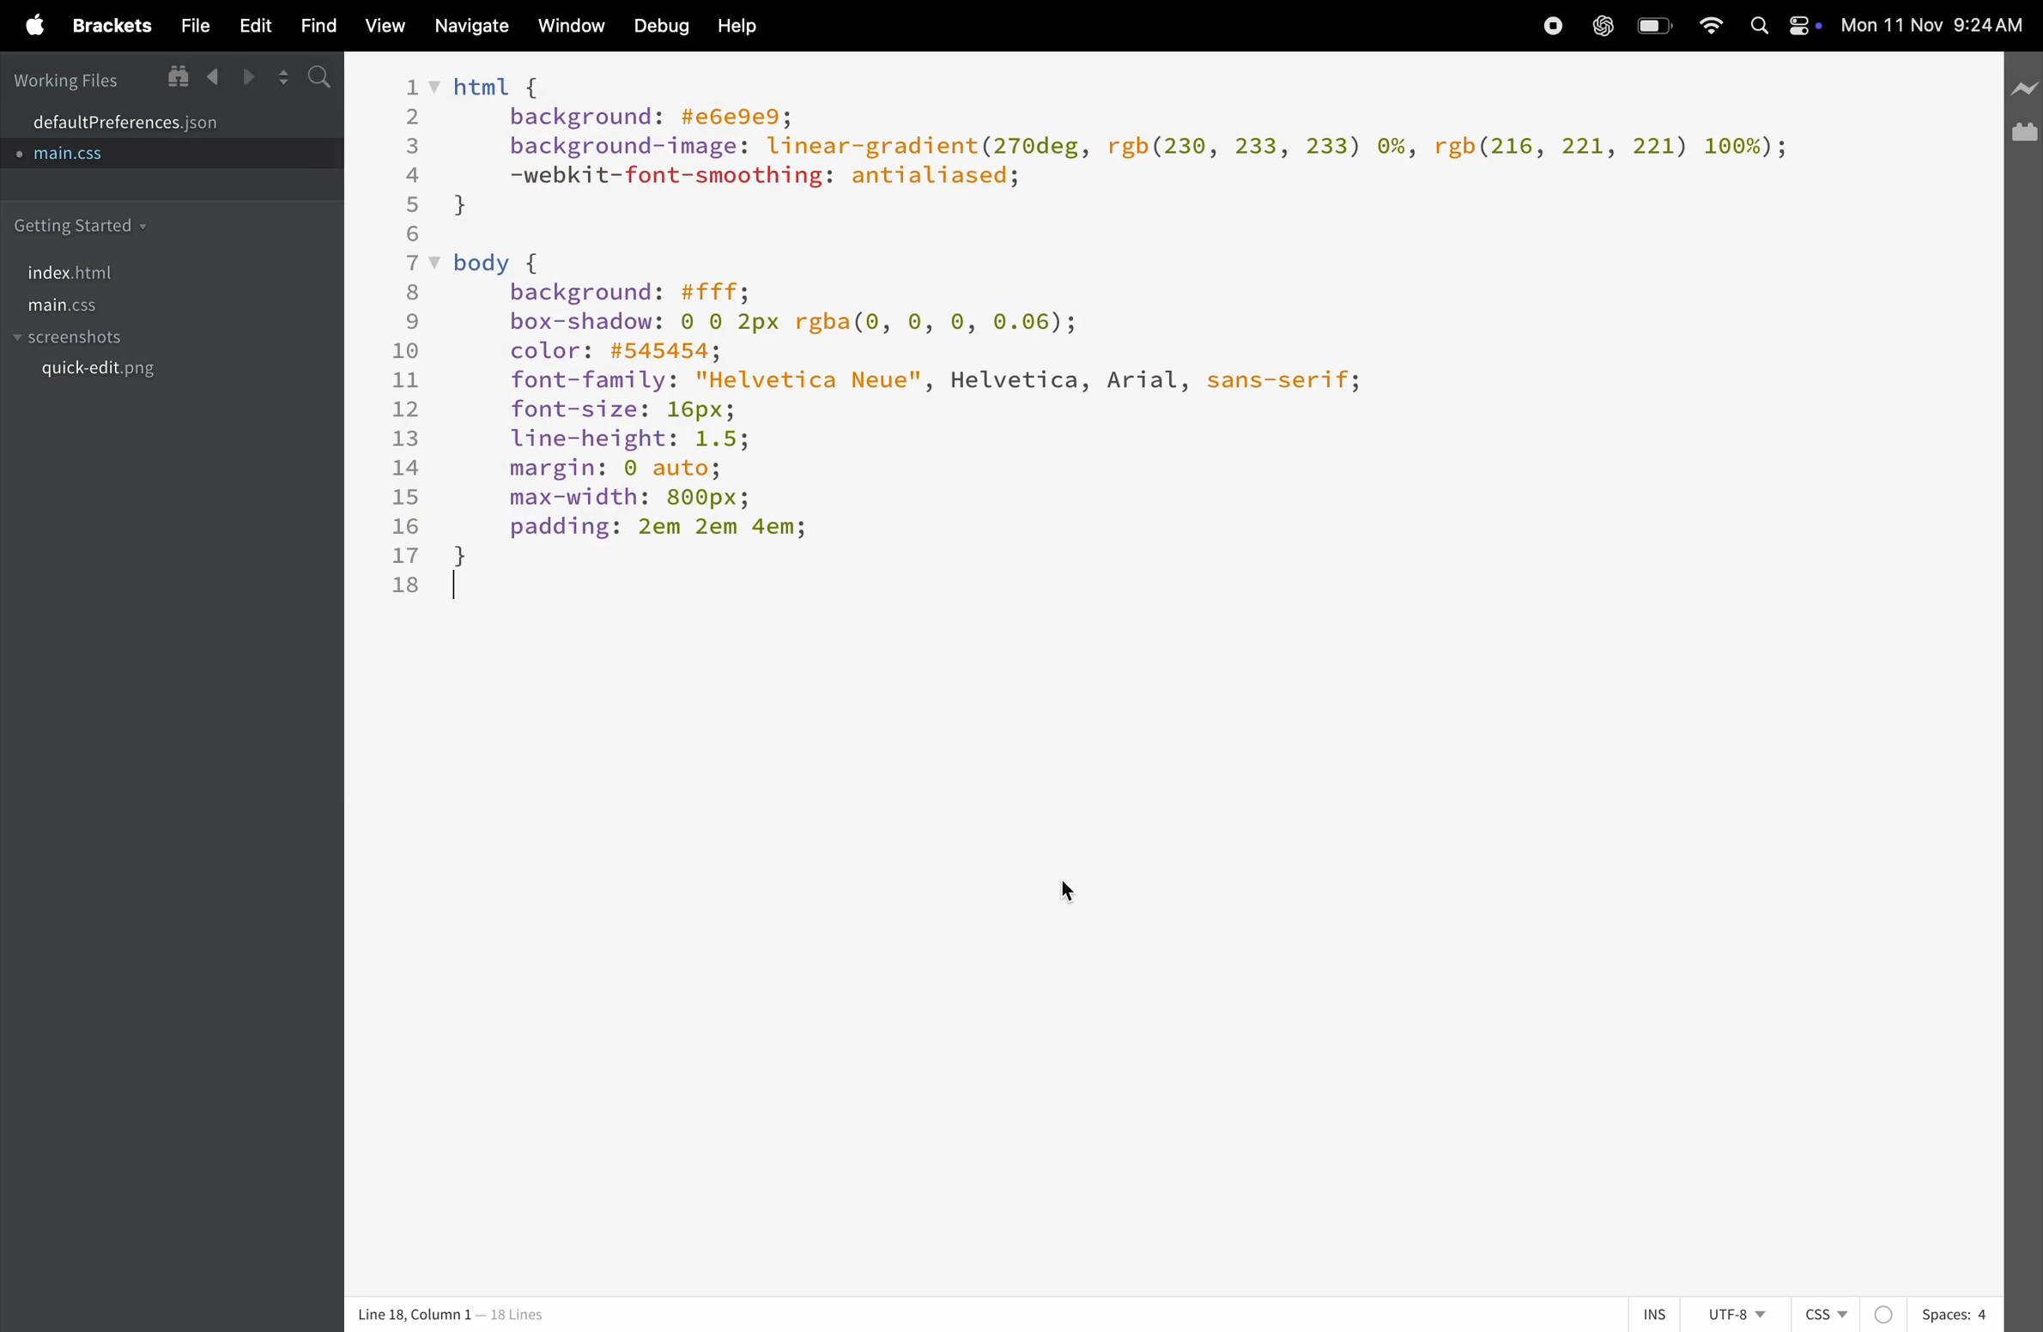 This screenshot has height=1332, width=2043. What do you see at coordinates (658, 27) in the screenshot?
I see `debug` at bounding box center [658, 27].